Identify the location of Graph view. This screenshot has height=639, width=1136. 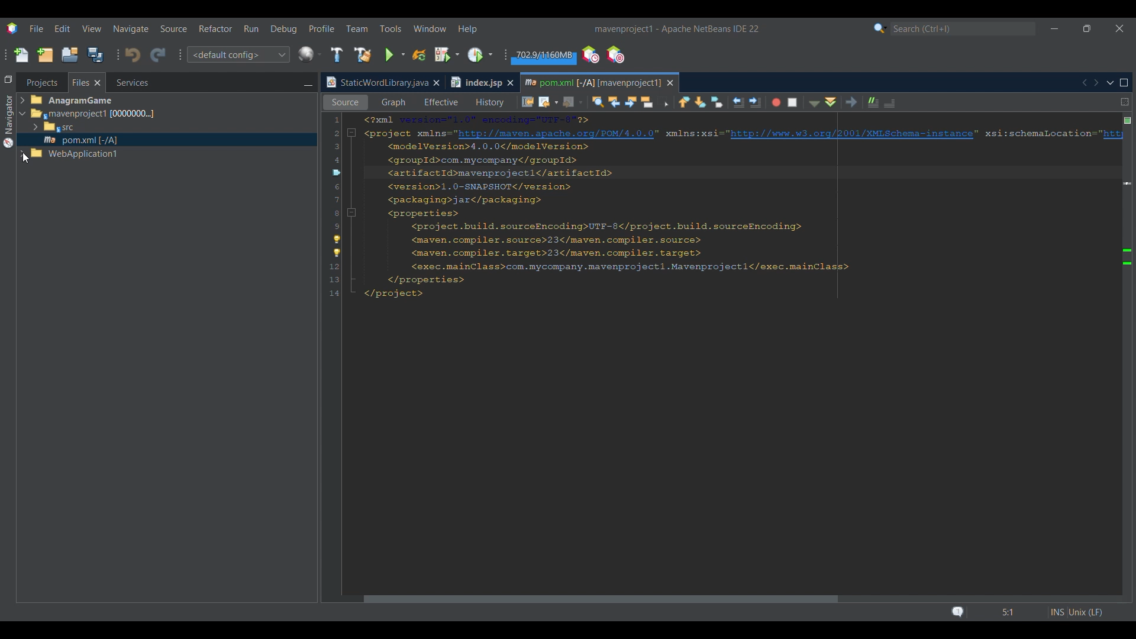
(392, 102).